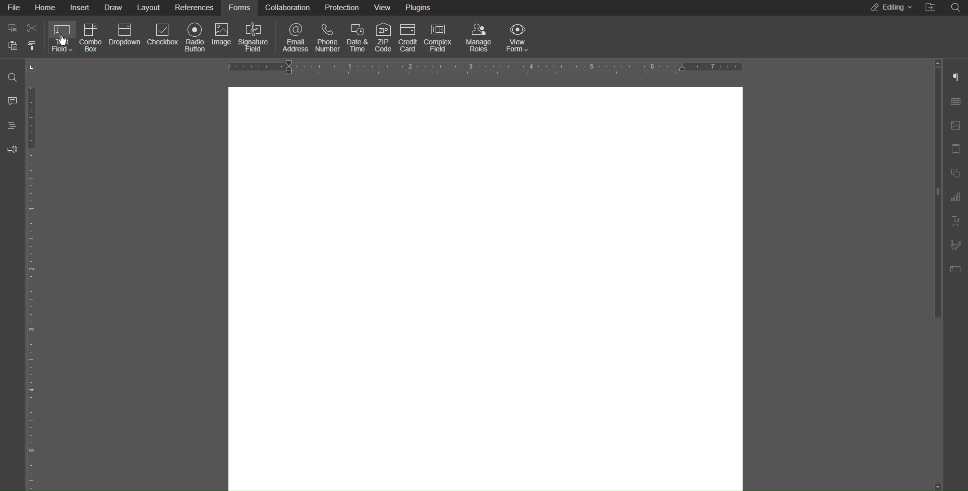  Describe the element at coordinates (489, 66) in the screenshot. I see `Horizontal Ruler` at that location.